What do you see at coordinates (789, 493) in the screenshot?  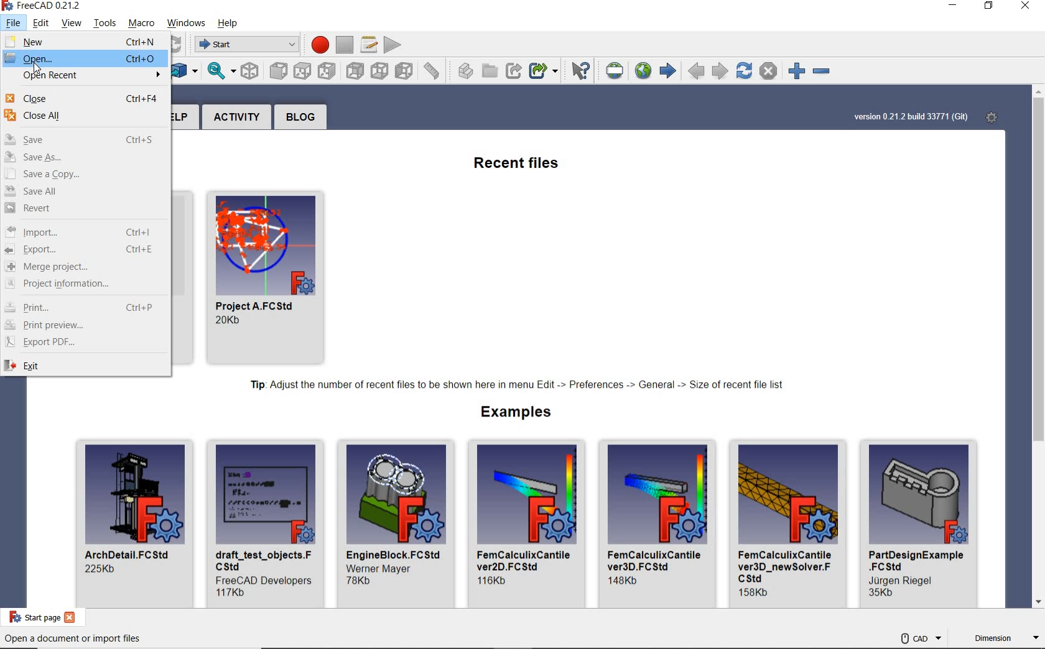 I see `image` at bounding box center [789, 493].